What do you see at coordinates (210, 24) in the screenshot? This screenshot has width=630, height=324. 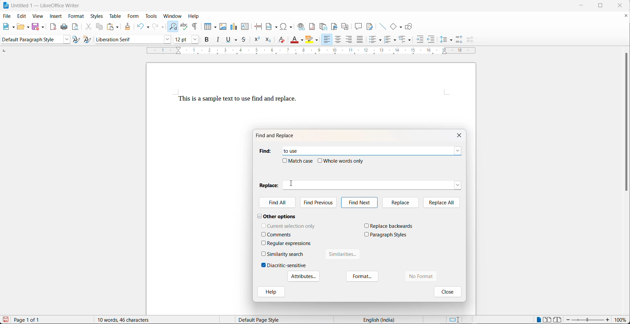 I see `insert table` at bounding box center [210, 24].